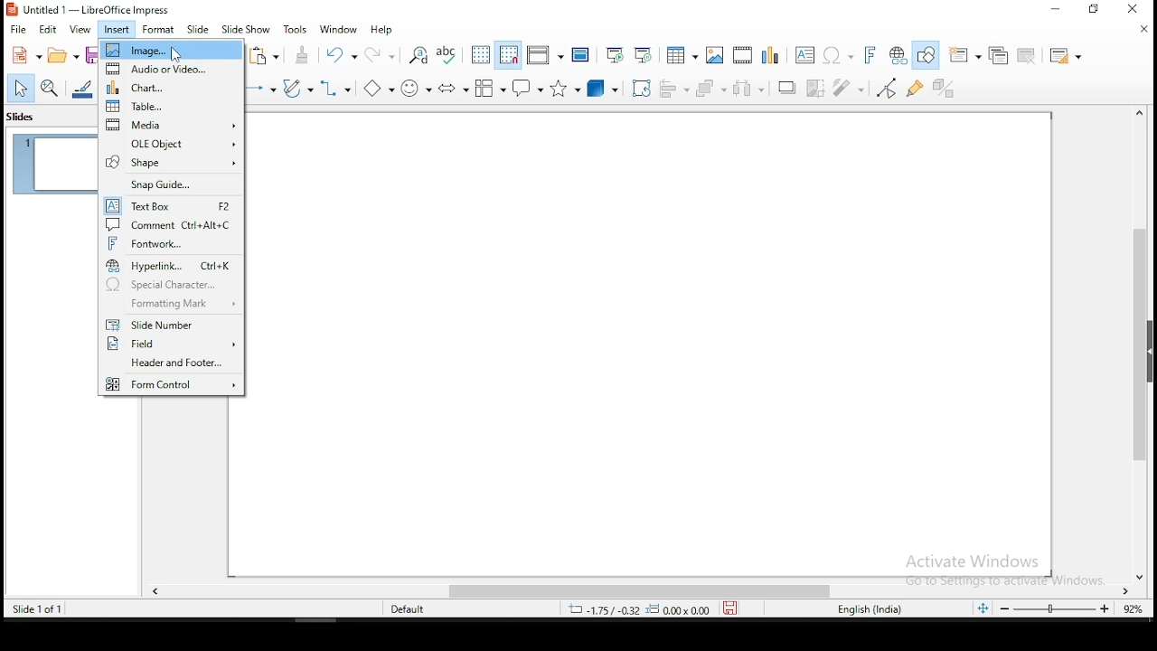  What do you see at coordinates (746, 89) in the screenshot?
I see `distribute` at bounding box center [746, 89].